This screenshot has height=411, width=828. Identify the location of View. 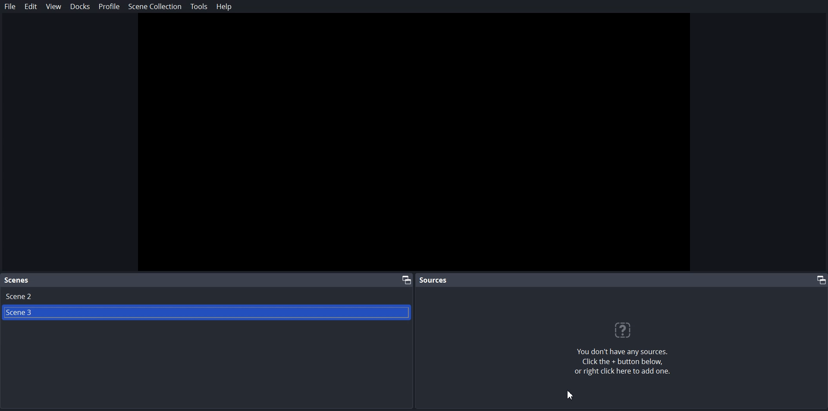
(53, 6).